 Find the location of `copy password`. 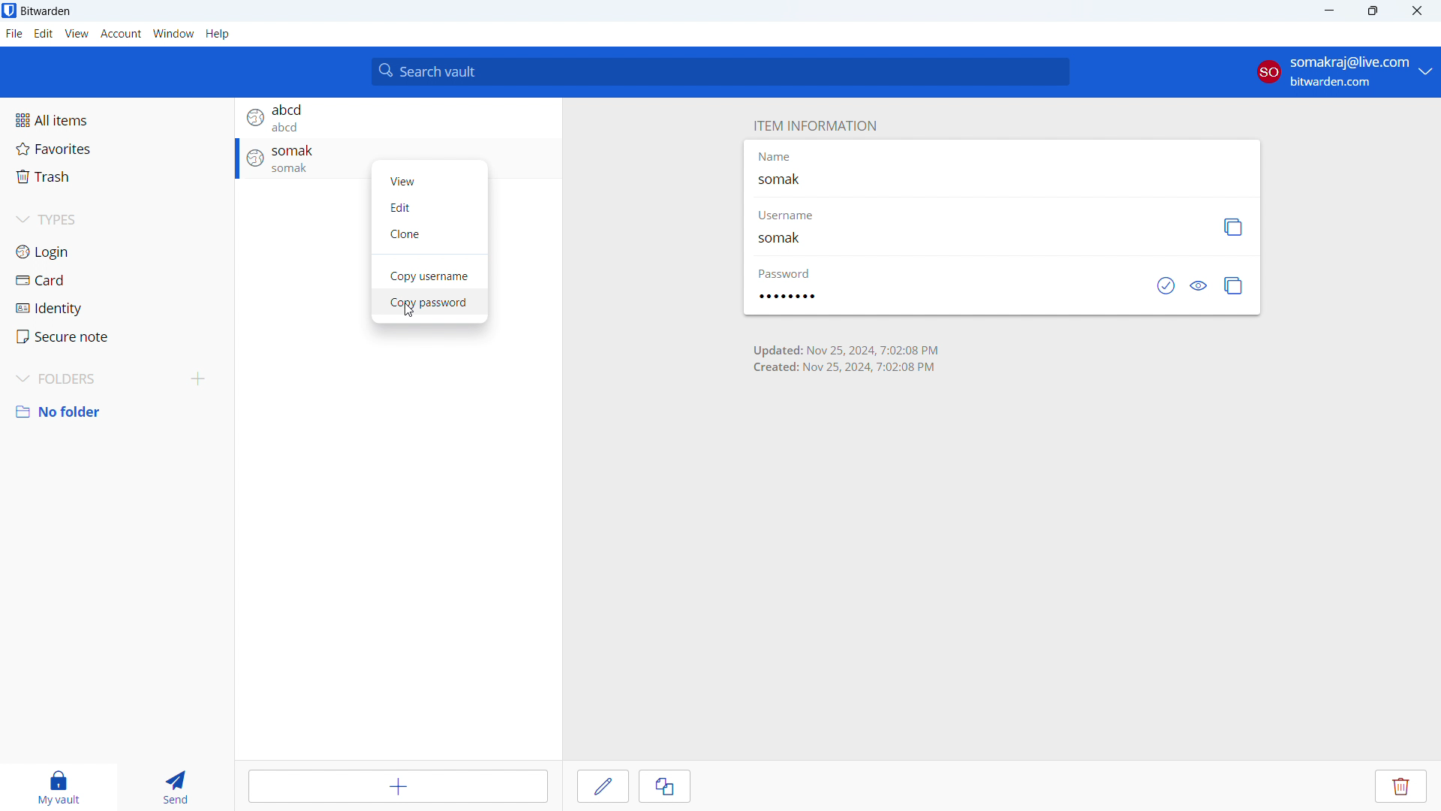

copy password is located at coordinates (428, 303).